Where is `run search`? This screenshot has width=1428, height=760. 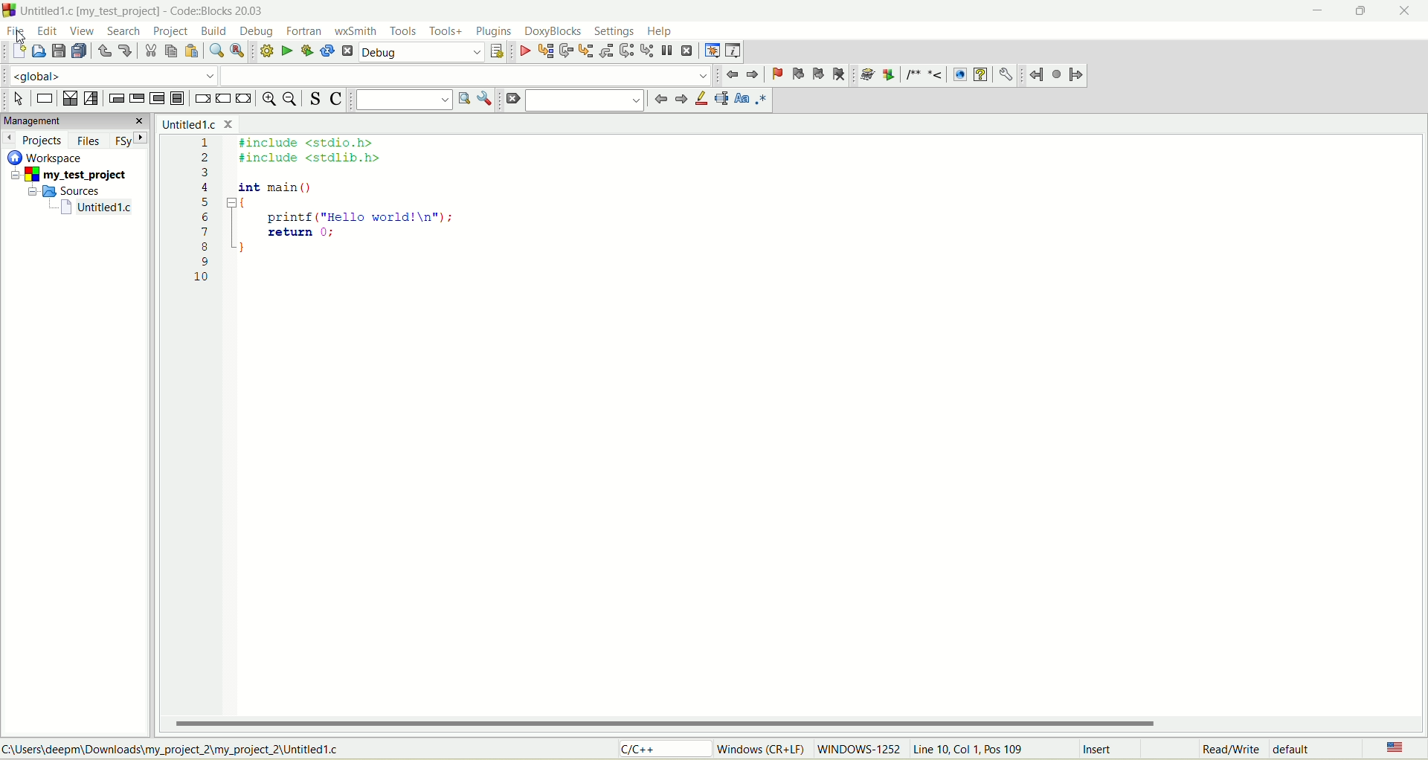 run search is located at coordinates (463, 98).